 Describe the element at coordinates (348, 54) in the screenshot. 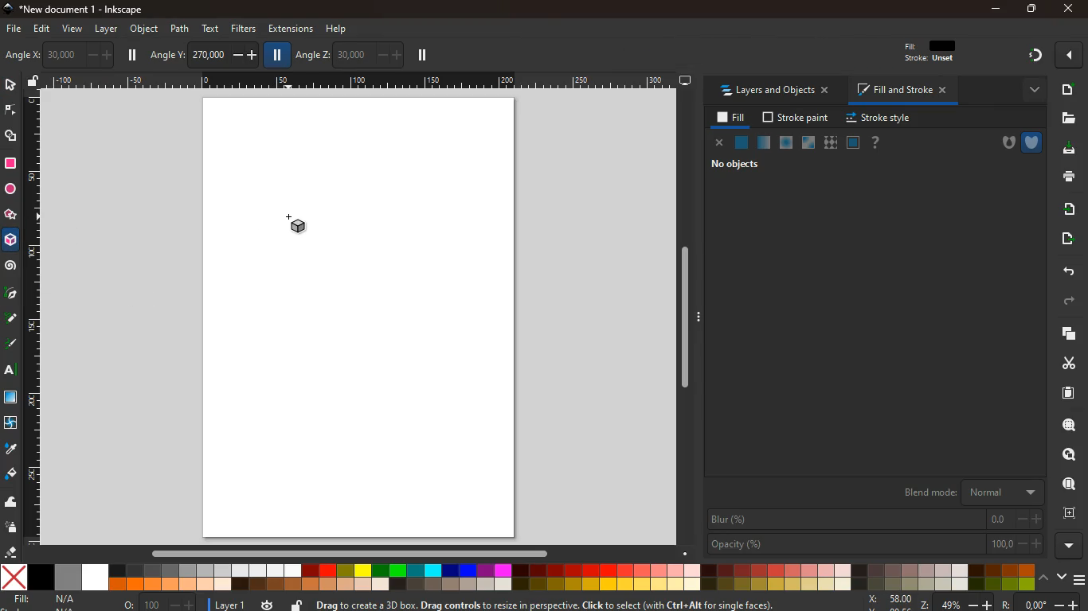

I see `angle z` at that location.